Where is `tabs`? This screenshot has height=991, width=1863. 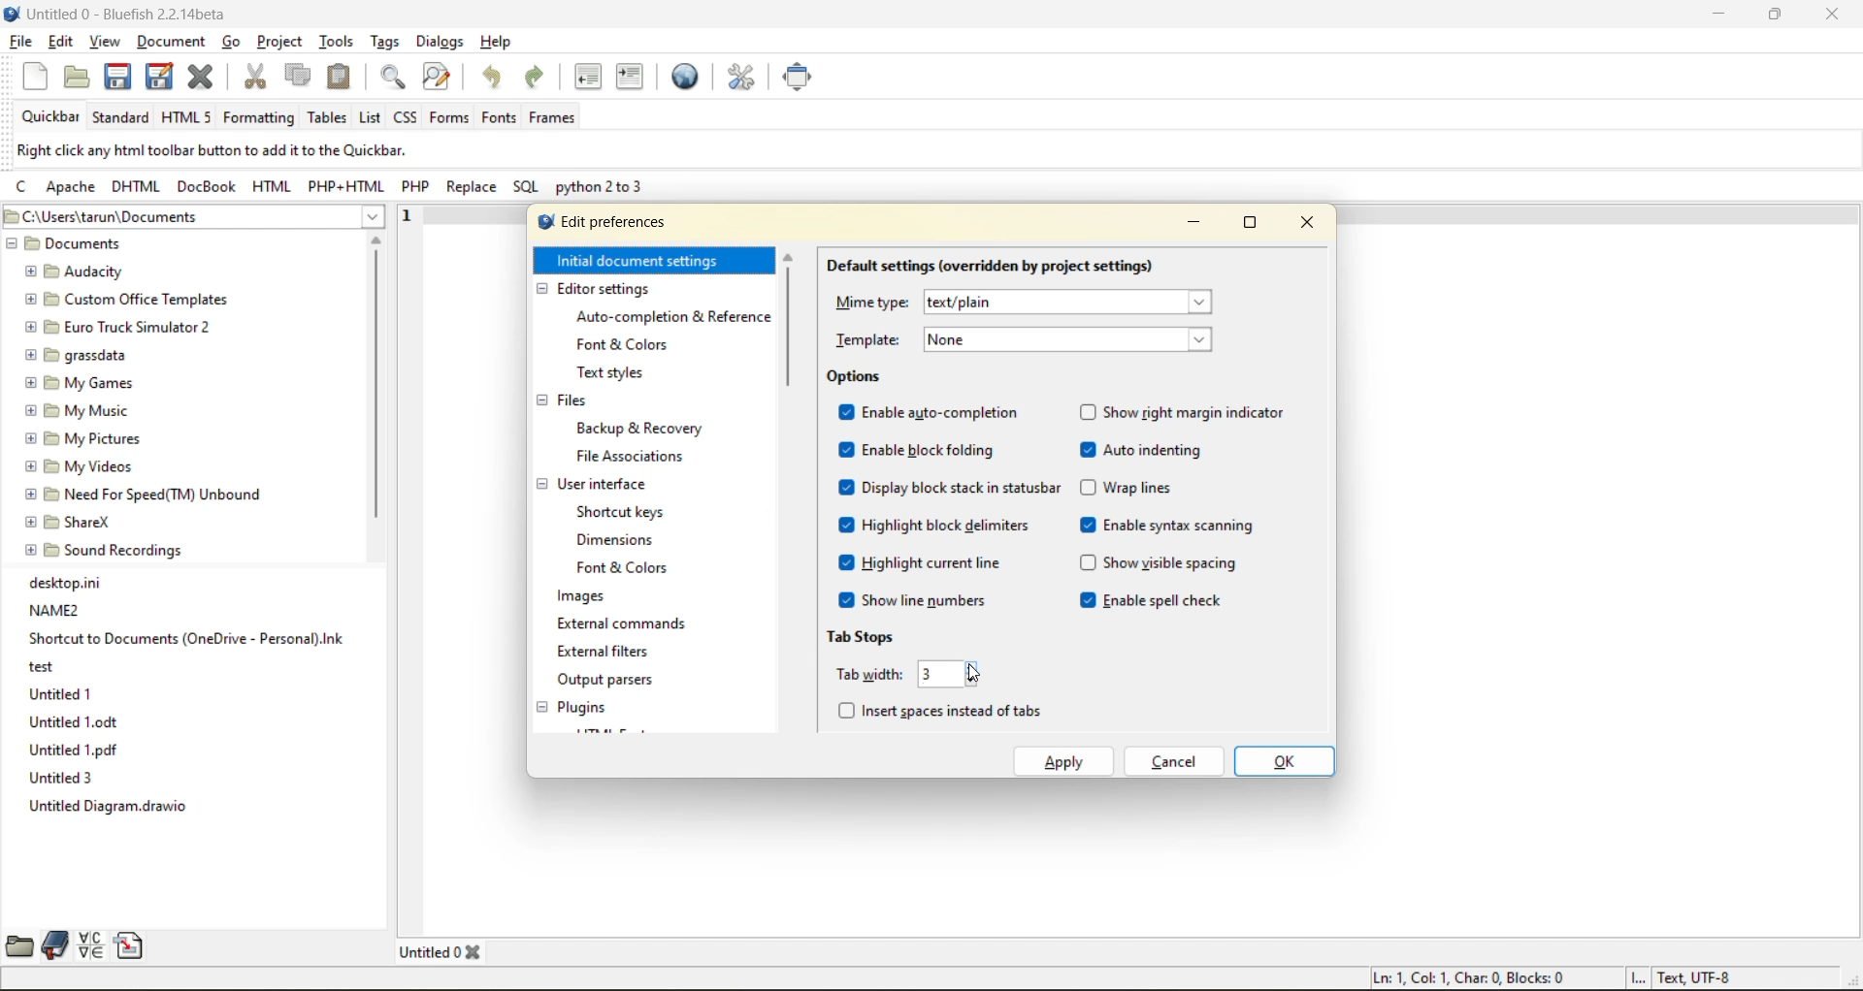
tabs is located at coordinates (445, 950).